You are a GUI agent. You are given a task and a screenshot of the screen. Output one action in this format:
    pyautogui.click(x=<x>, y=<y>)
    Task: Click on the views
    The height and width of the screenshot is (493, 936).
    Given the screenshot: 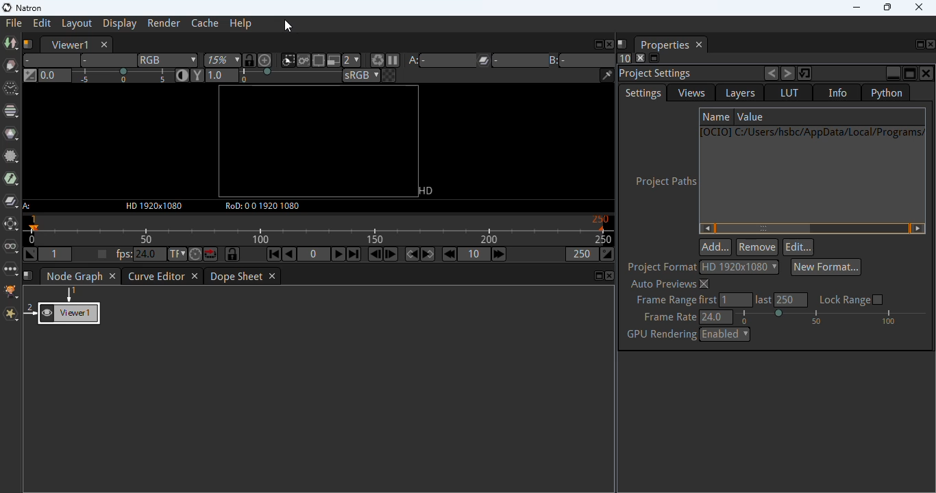 What is the action you would take?
    pyautogui.click(x=692, y=93)
    